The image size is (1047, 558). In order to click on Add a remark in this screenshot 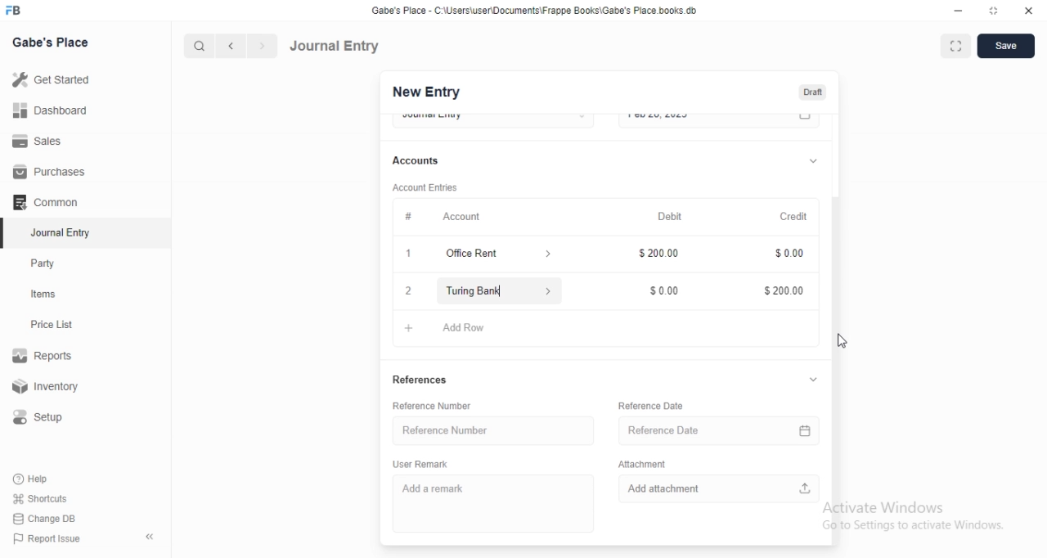, I will do `click(440, 488)`.